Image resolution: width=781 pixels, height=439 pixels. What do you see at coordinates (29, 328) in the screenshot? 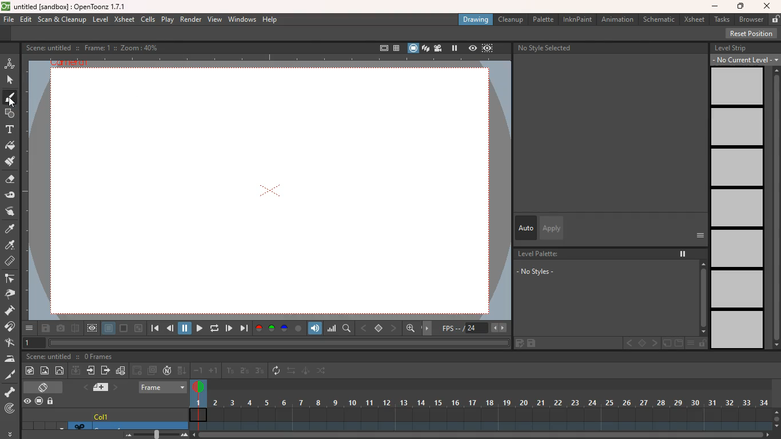
I see `more` at bounding box center [29, 328].